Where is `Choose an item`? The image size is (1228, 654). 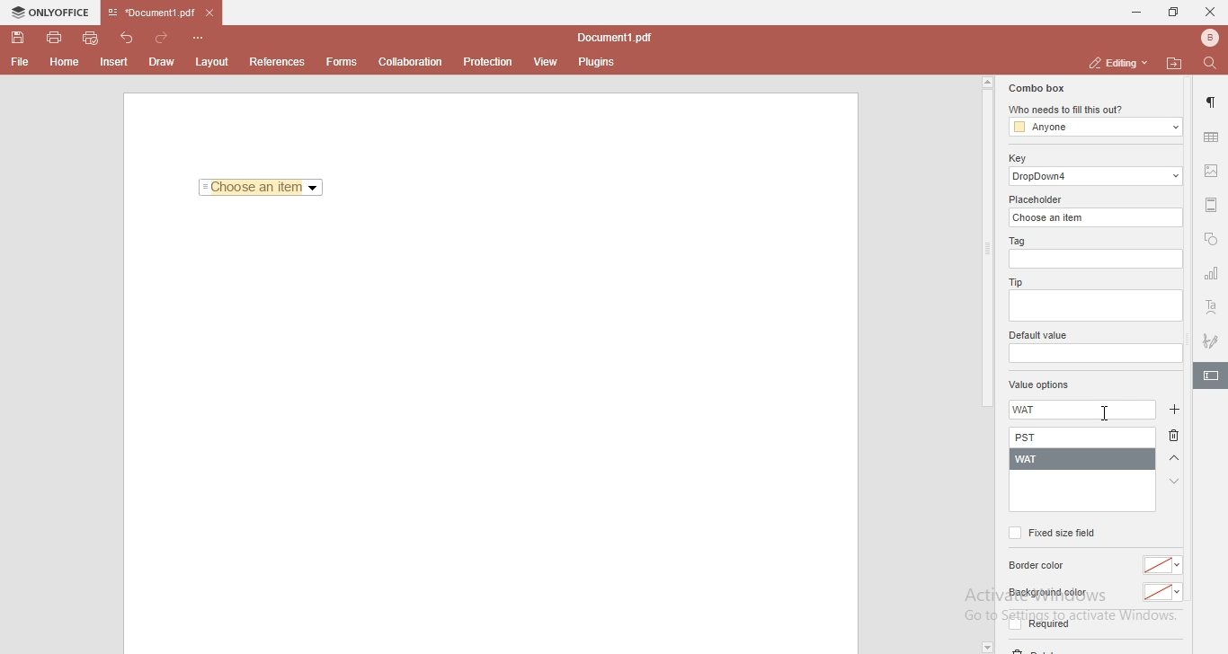
Choose an item is located at coordinates (262, 189).